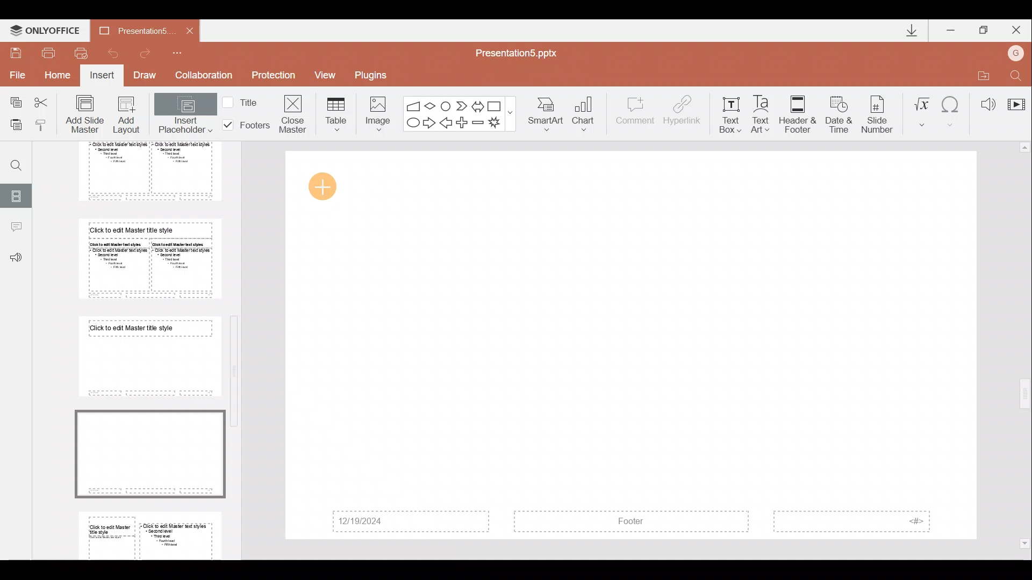  I want to click on Add slide master, so click(87, 114).